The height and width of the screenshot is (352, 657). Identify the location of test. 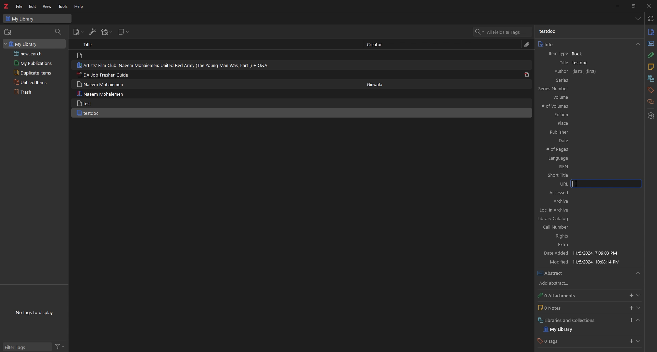
(86, 103).